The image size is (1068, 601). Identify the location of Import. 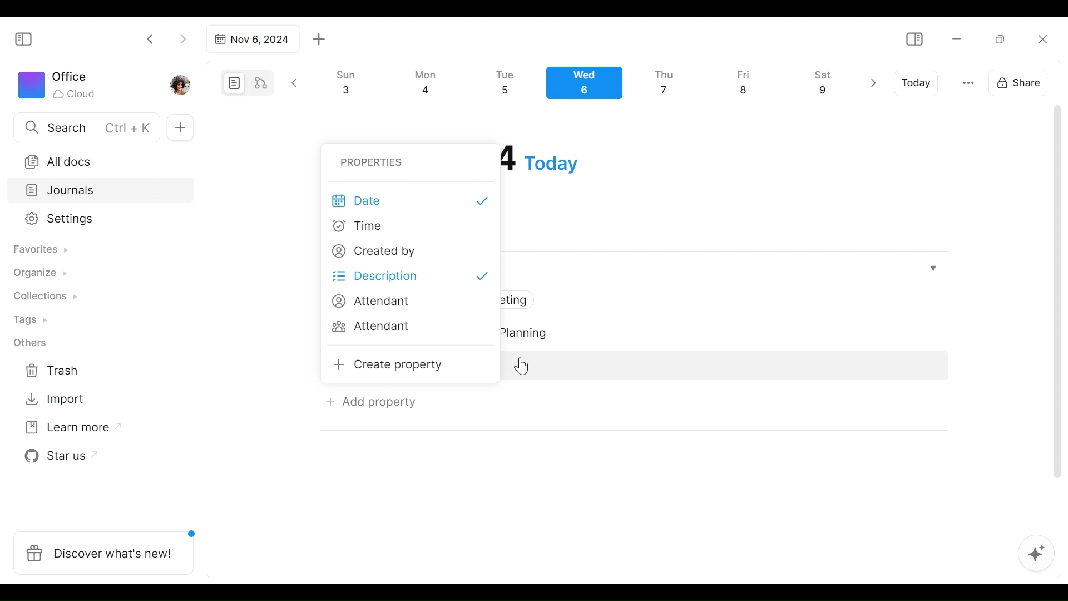
(56, 398).